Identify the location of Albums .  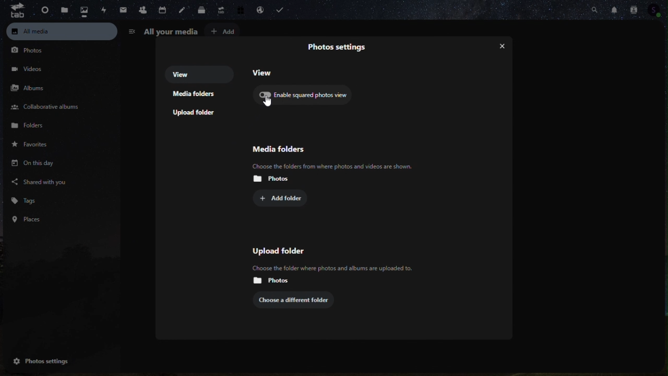
(33, 88).